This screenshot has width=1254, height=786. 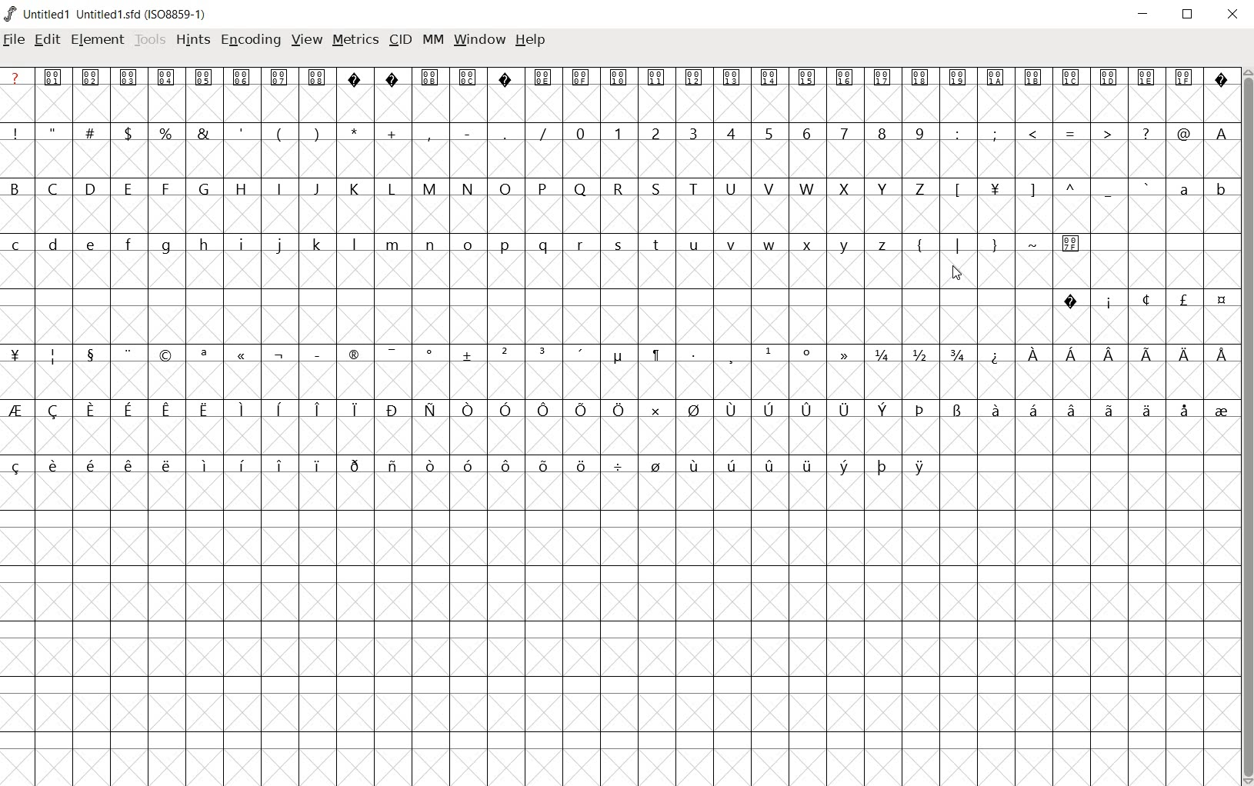 I want to click on restore down, so click(x=1189, y=15).